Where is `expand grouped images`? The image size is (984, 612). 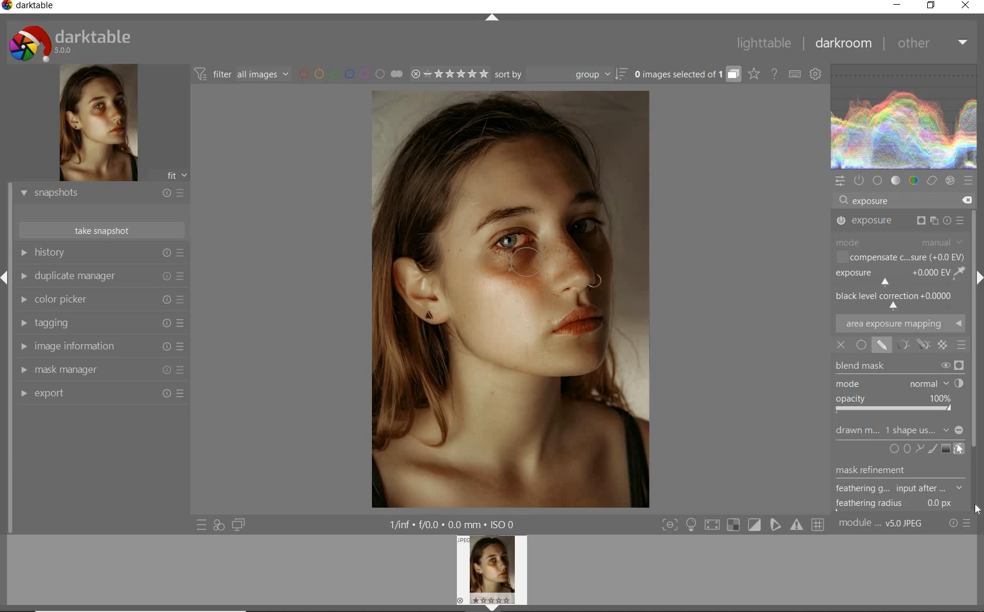
expand grouped images is located at coordinates (686, 74).